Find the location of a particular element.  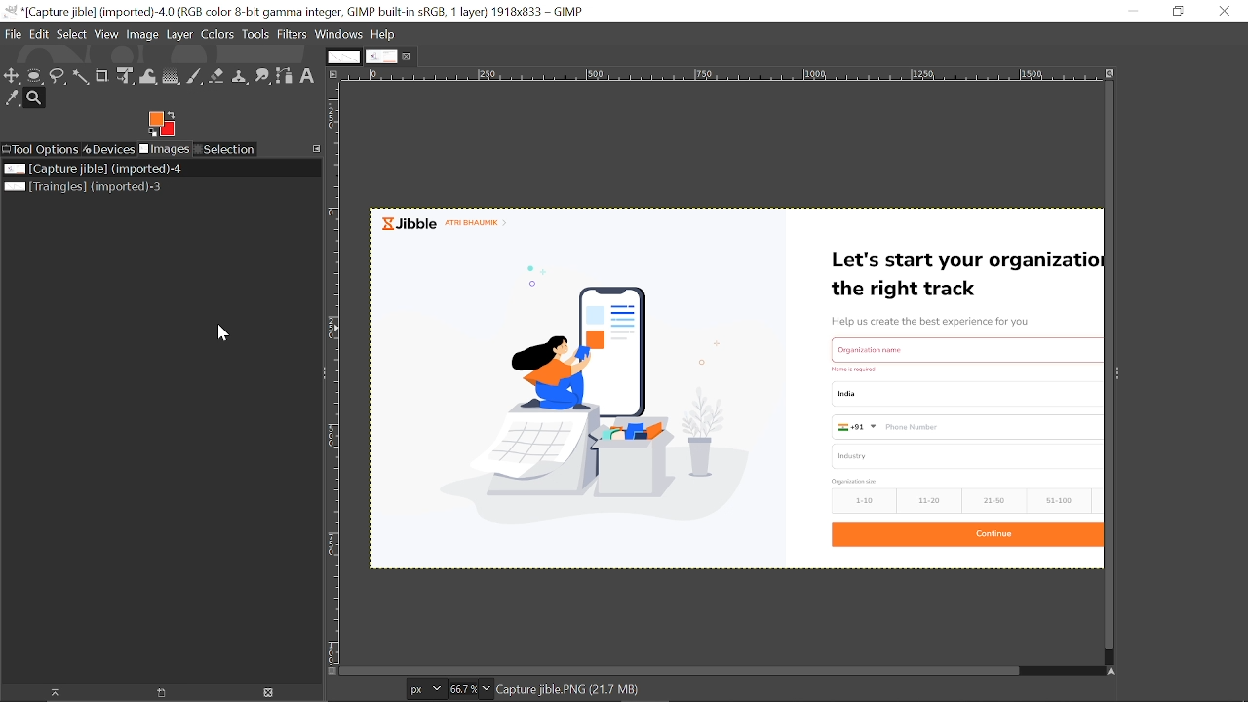

Image is located at coordinates (143, 35).